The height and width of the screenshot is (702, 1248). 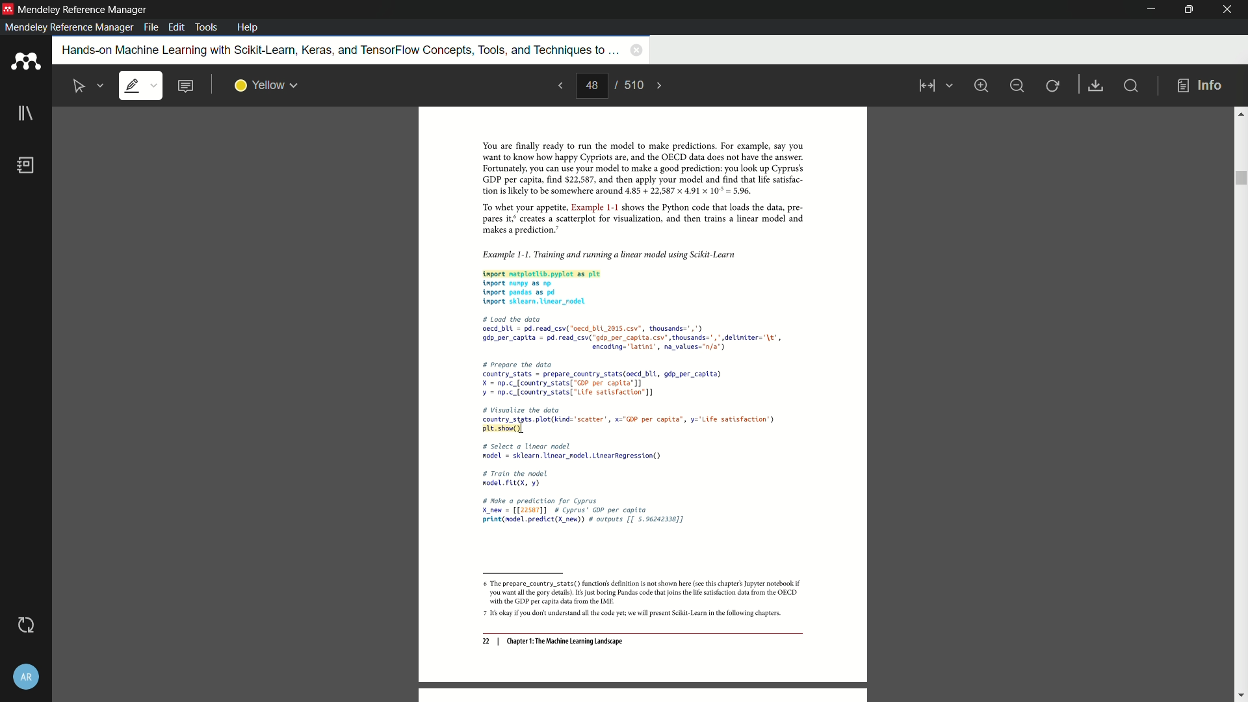 What do you see at coordinates (140, 86) in the screenshot?
I see `highlight text is selected` at bounding box center [140, 86].